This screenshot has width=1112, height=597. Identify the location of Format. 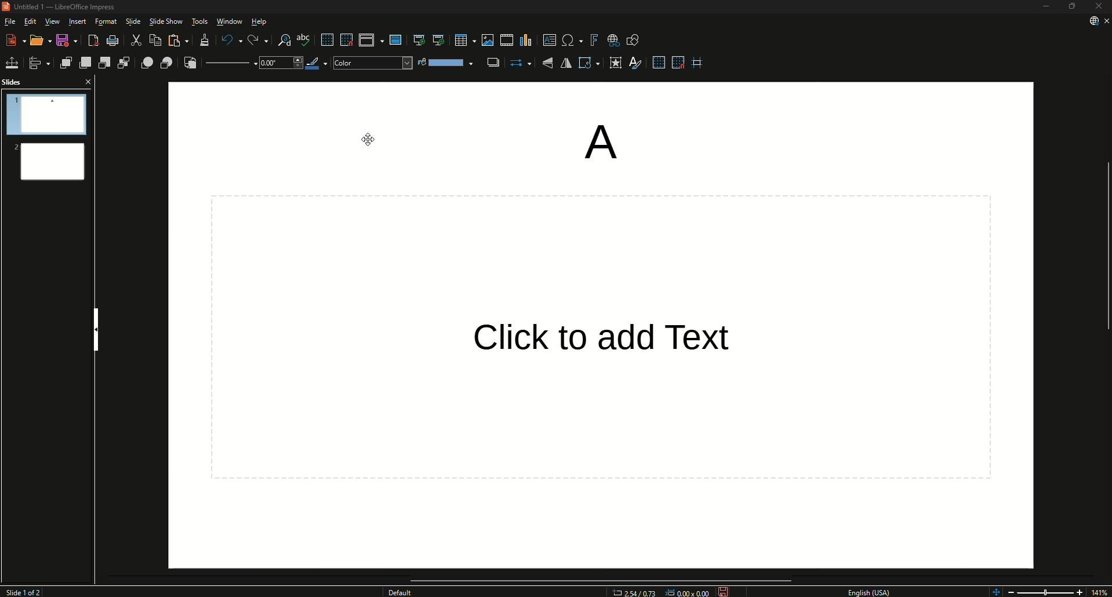
(105, 21).